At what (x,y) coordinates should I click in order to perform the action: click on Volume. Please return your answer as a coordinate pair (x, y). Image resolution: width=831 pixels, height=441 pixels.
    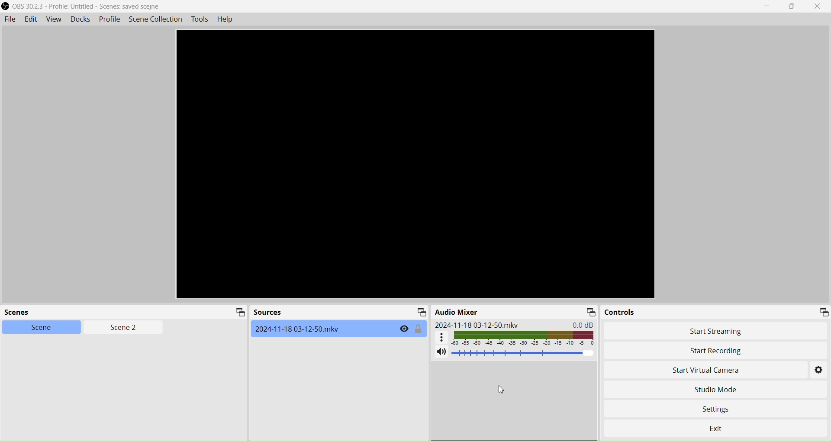
    Looking at the image, I should click on (524, 353).